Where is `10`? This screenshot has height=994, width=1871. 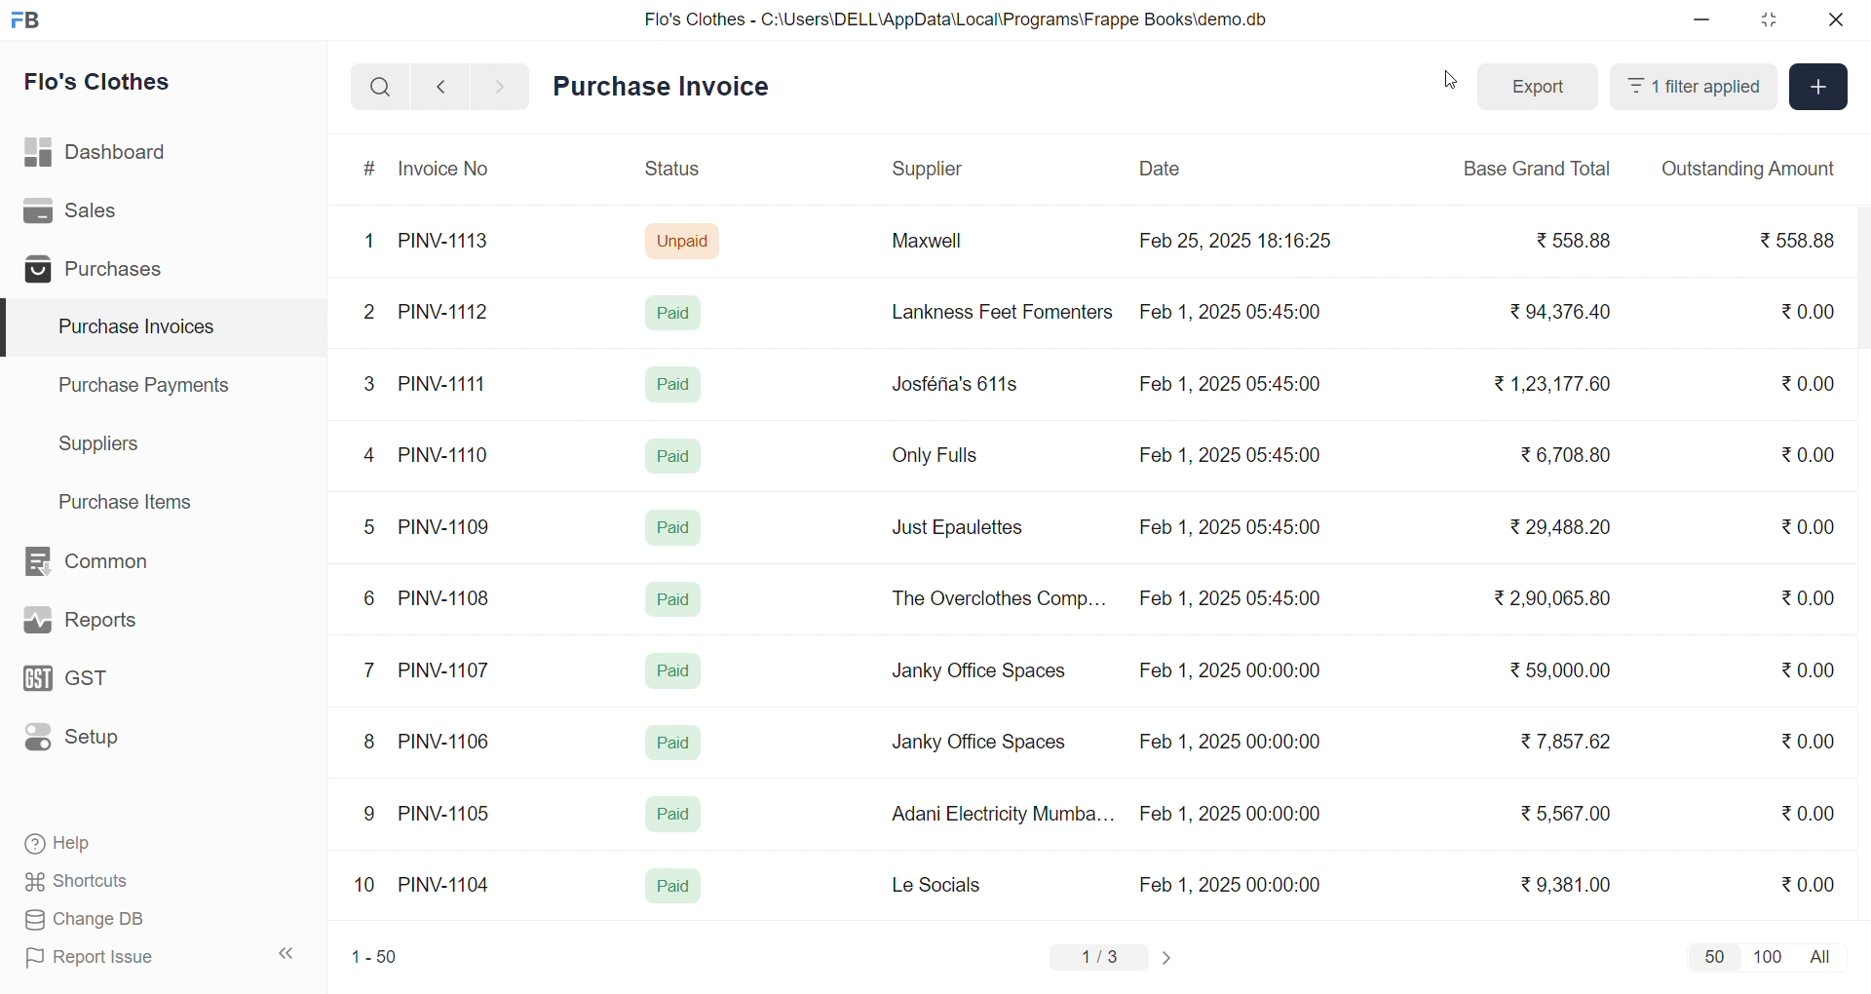
10 is located at coordinates (369, 887).